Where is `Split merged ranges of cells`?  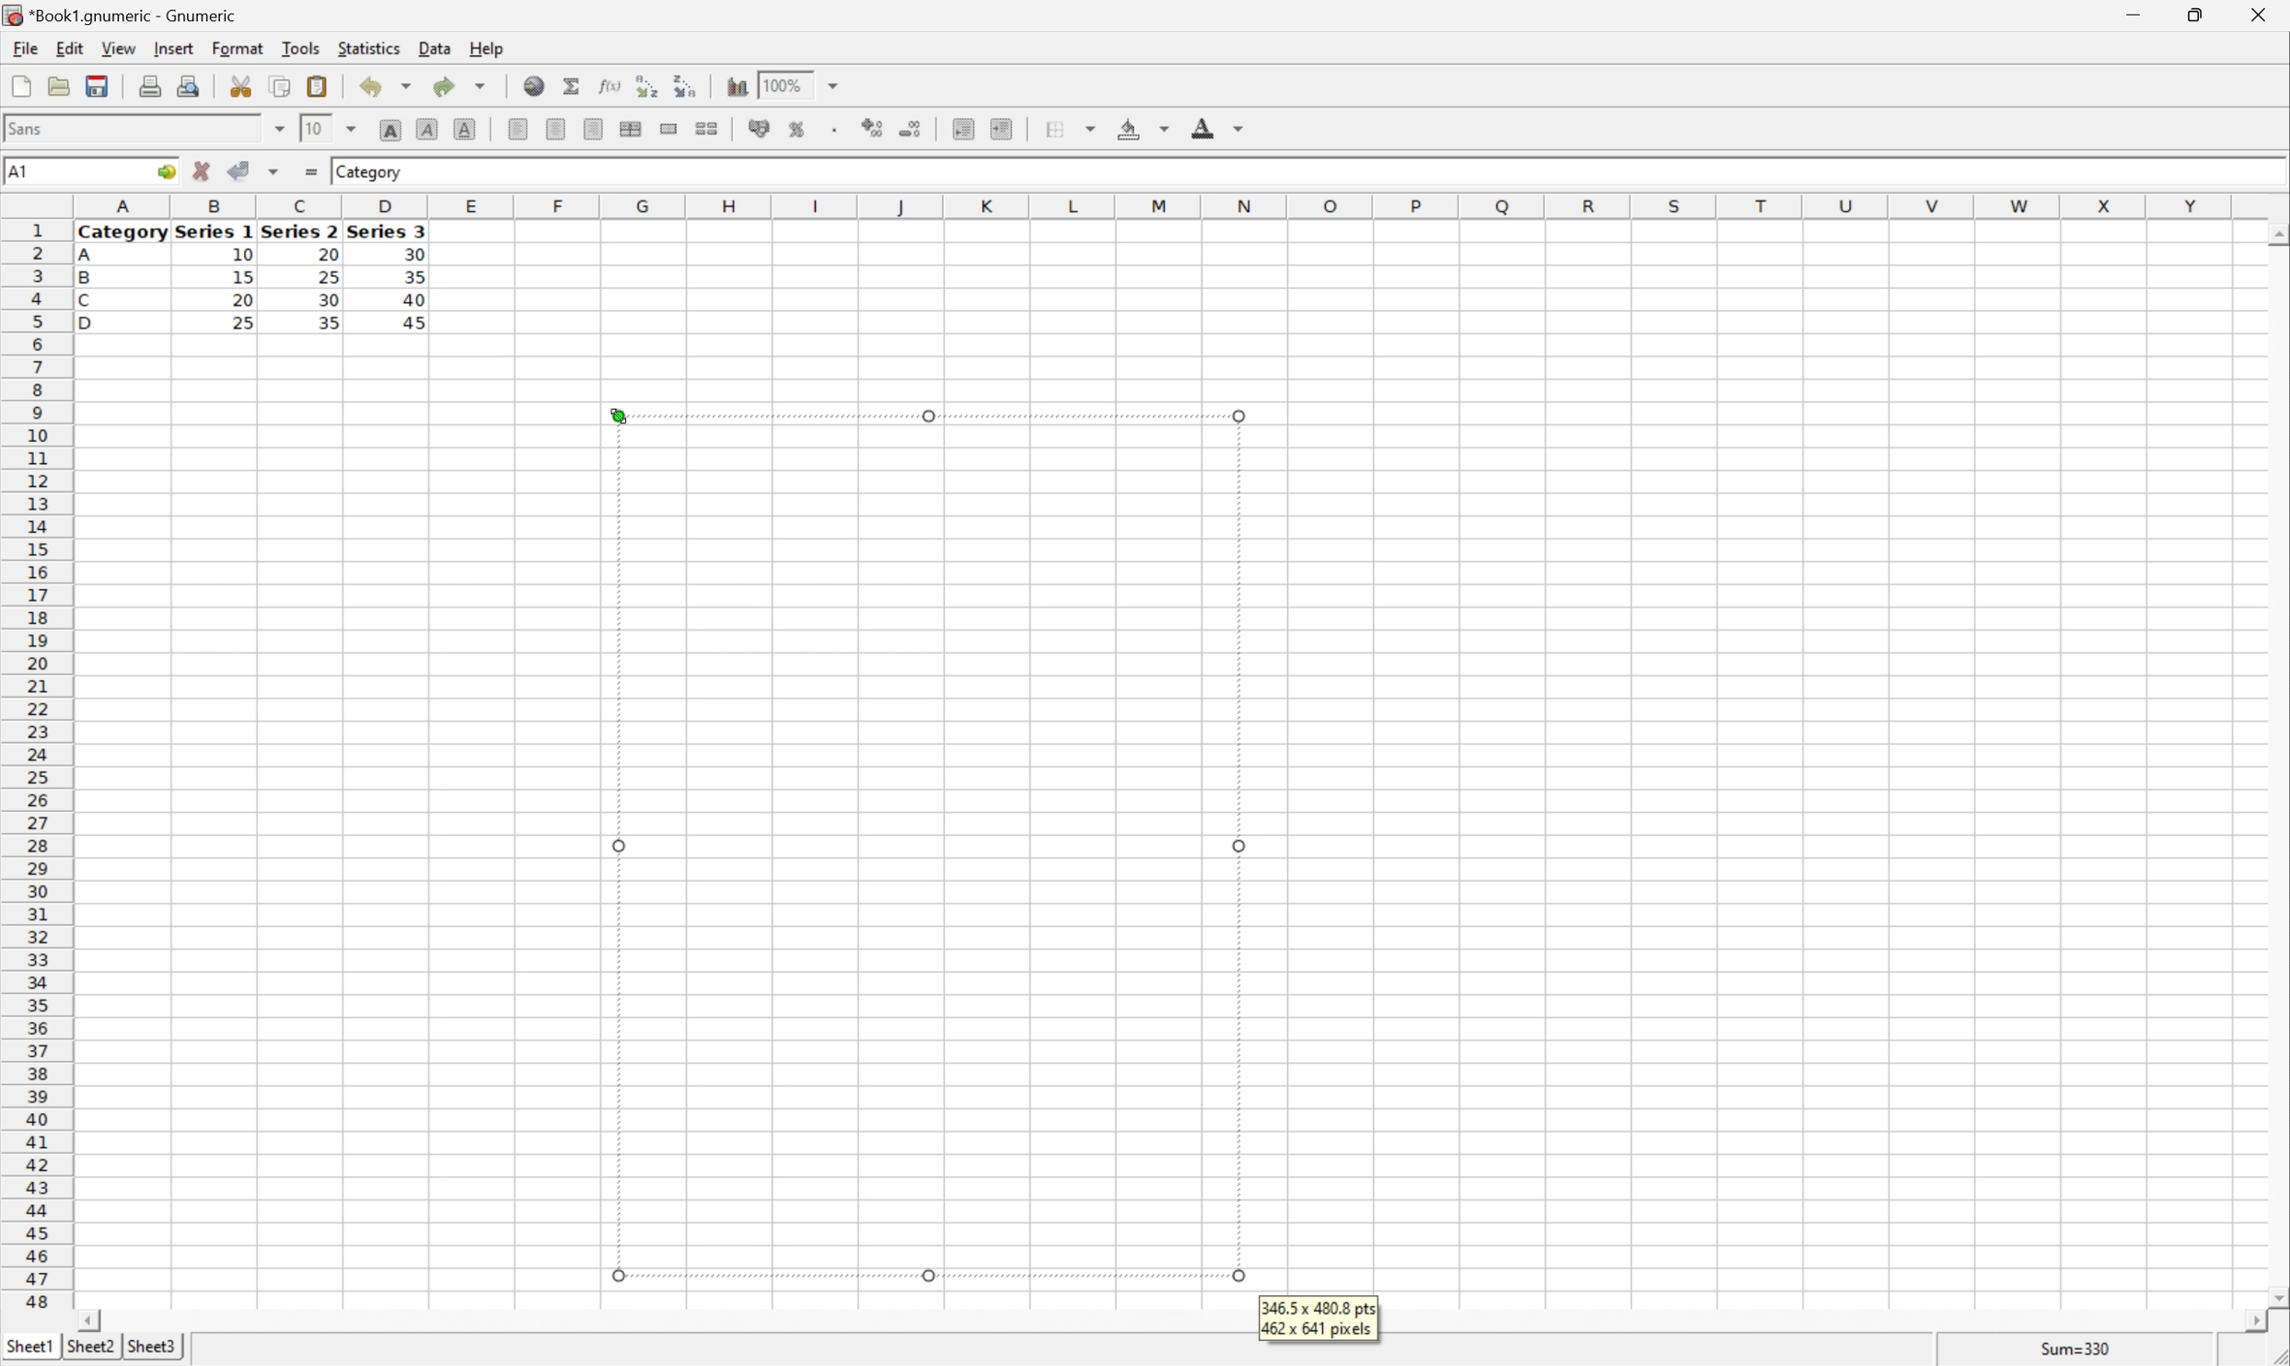
Split merged ranges of cells is located at coordinates (706, 131).